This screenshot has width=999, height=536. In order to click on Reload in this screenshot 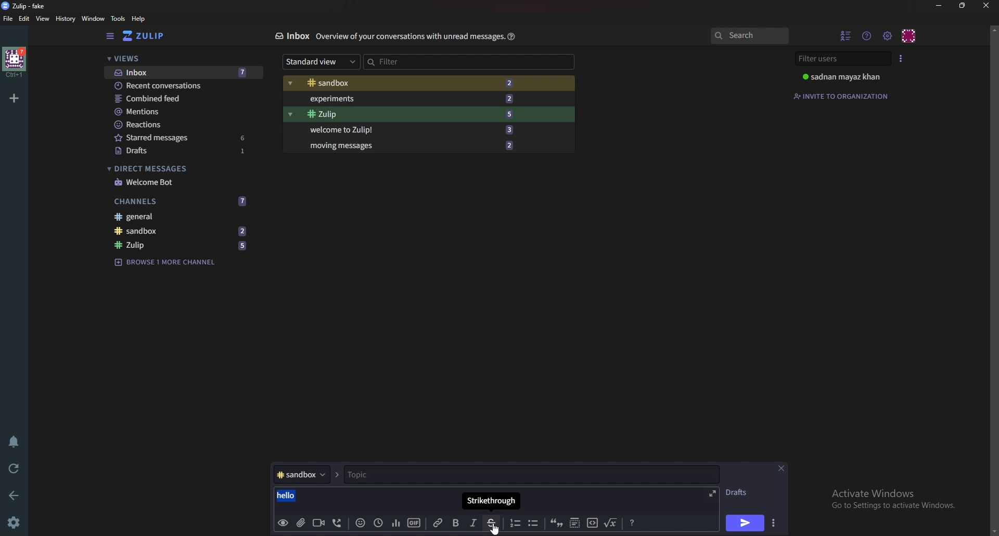, I will do `click(13, 467)`.